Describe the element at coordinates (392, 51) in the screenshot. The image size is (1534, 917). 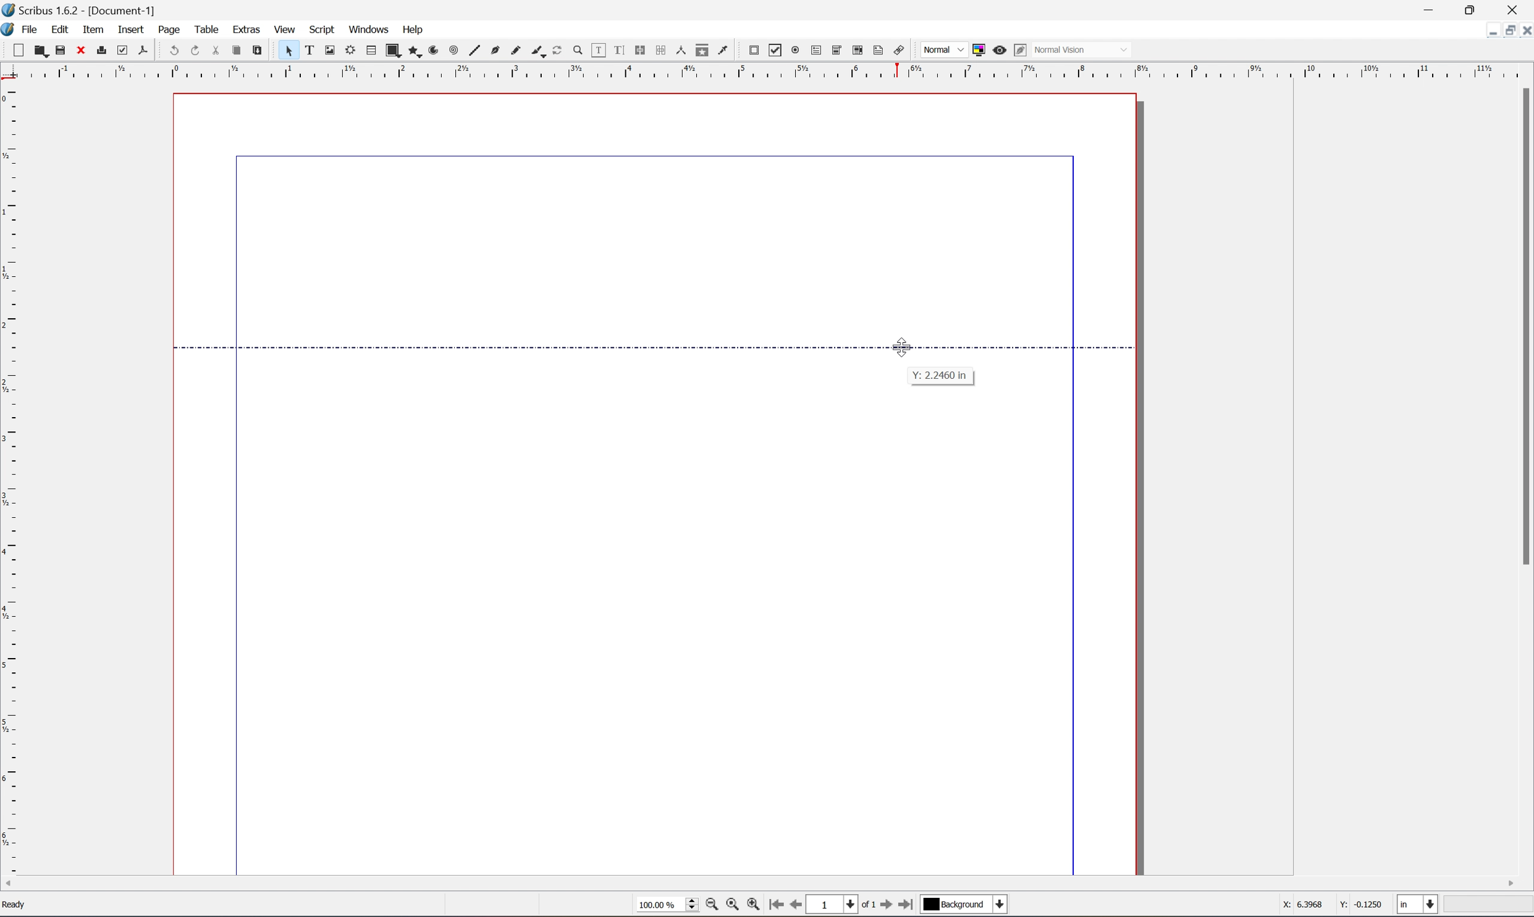
I see `shape` at that location.